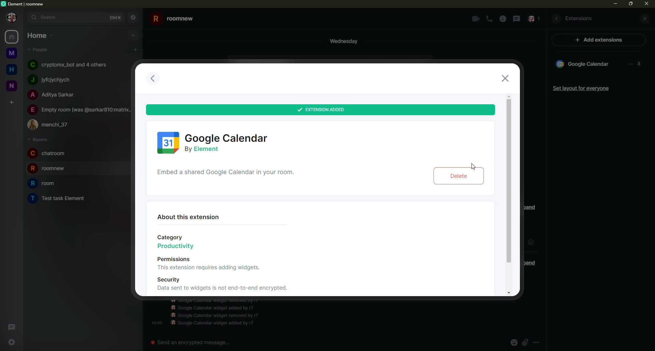 The height and width of the screenshot is (351, 655). I want to click on search, so click(46, 18).